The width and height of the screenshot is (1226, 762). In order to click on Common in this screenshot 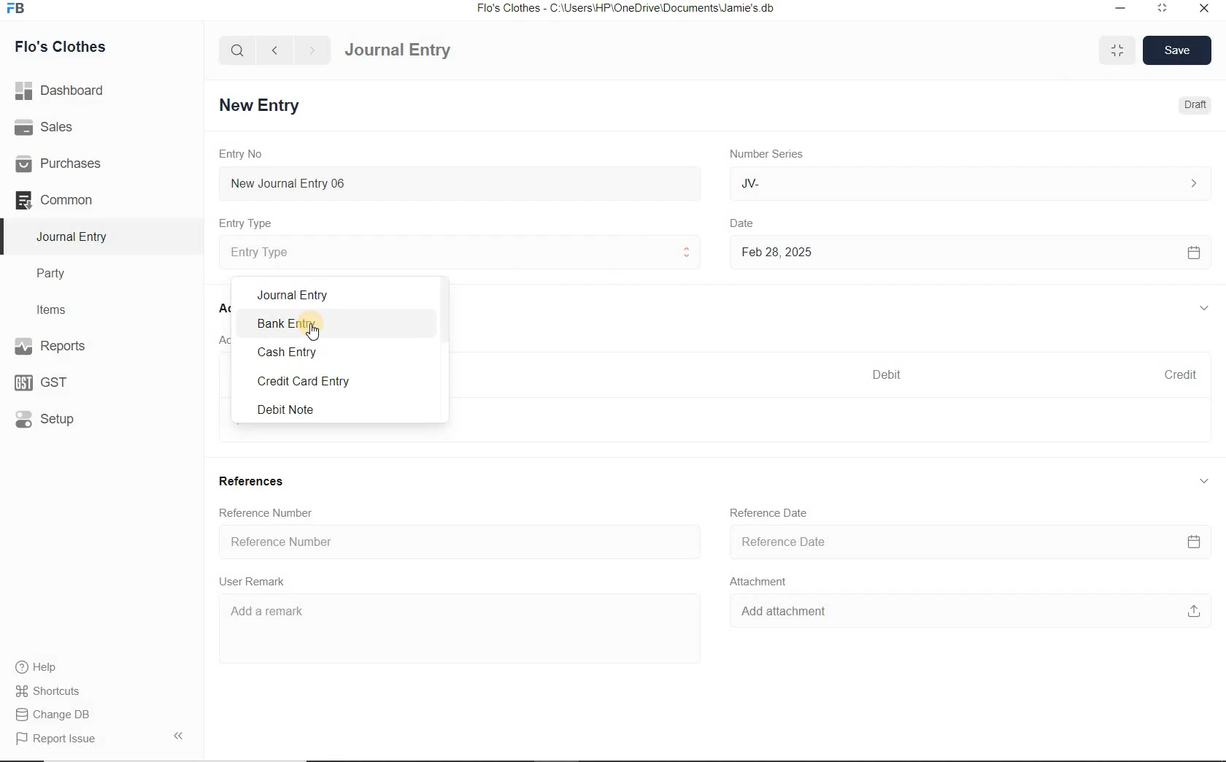, I will do `click(72, 199)`.